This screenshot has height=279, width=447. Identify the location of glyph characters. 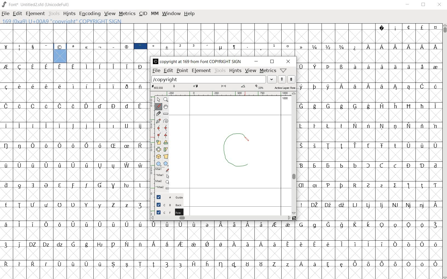
(294, 249).